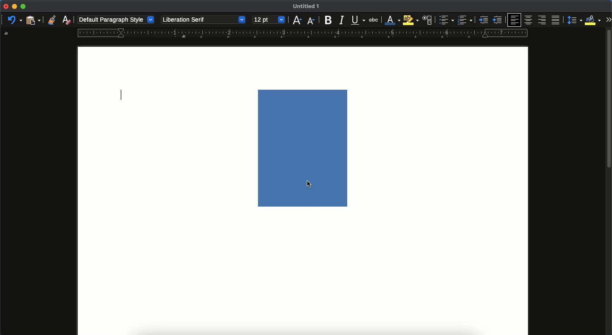 Image resolution: width=612 pixels, height=335 pixels. What do you see at coordinates (608, 181) in the screenshot?
I see `scroll` at bounding box center [608, 181].